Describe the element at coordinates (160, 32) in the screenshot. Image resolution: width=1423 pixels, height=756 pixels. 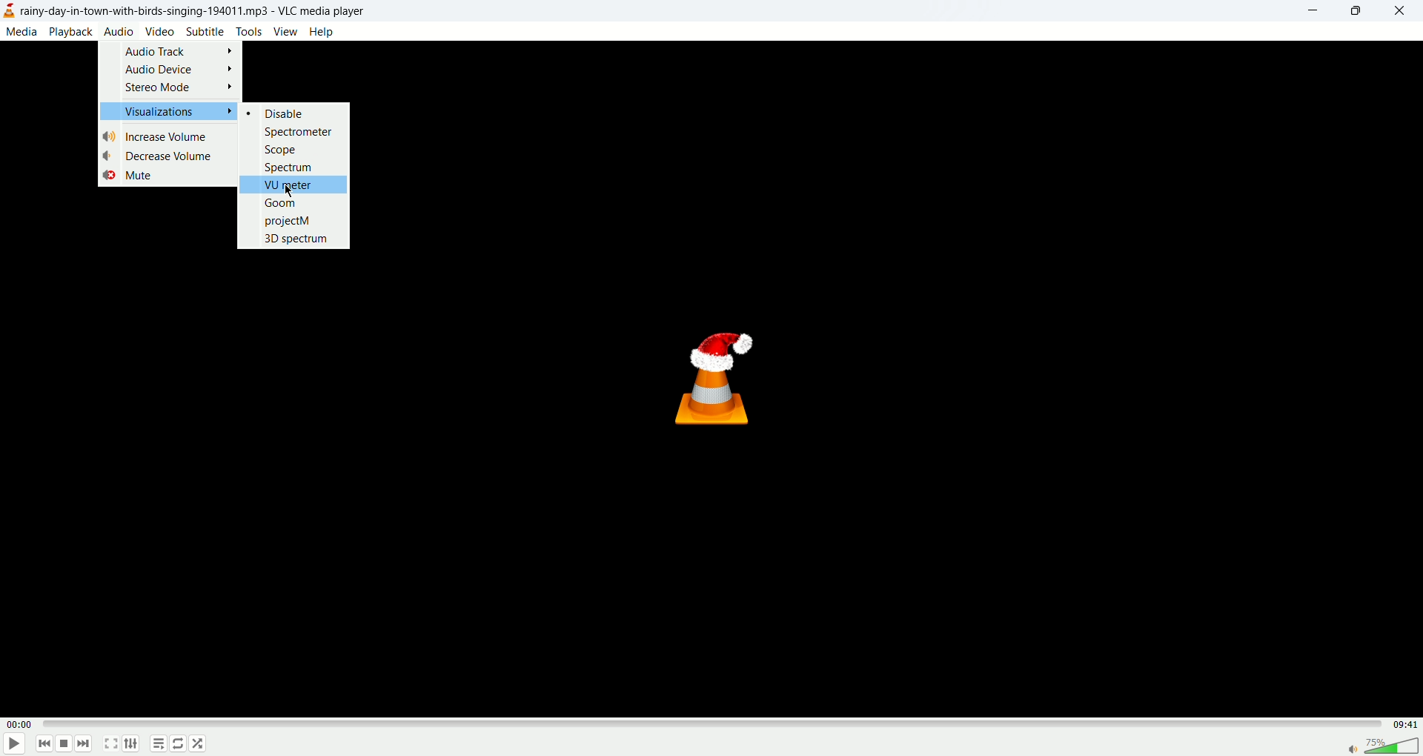
I see `video` at that location.